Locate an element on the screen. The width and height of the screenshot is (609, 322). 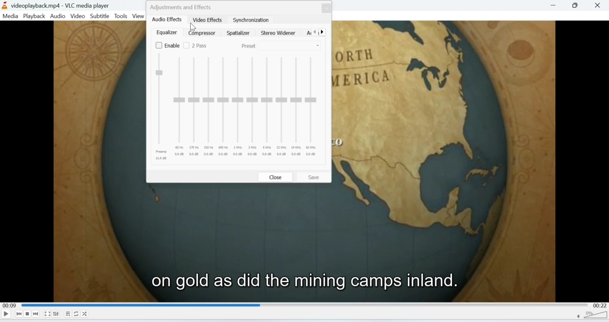
2 pass is located at coordinates (194, 46).